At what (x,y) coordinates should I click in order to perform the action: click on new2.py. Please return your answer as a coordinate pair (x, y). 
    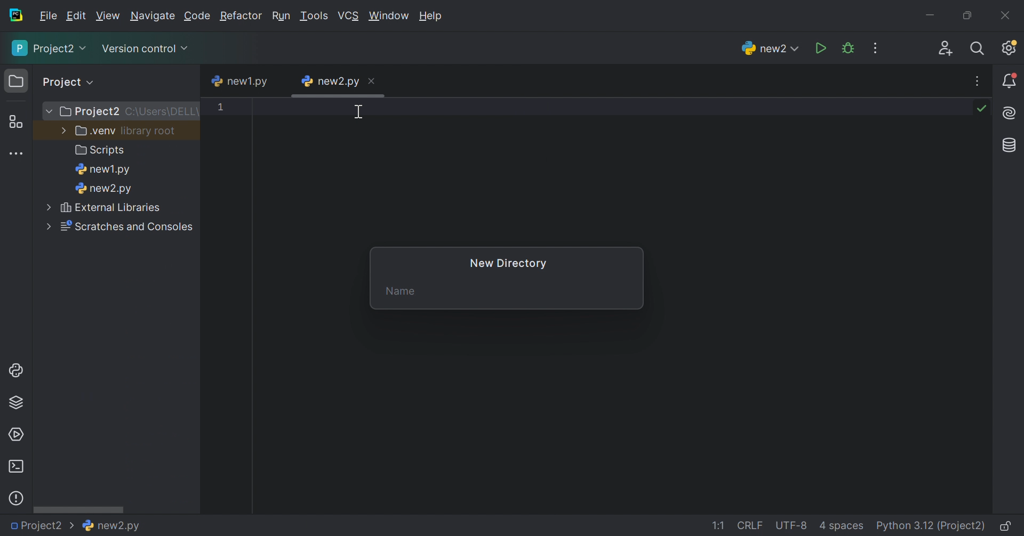
    Looking at the image, I should click on (107, 189).